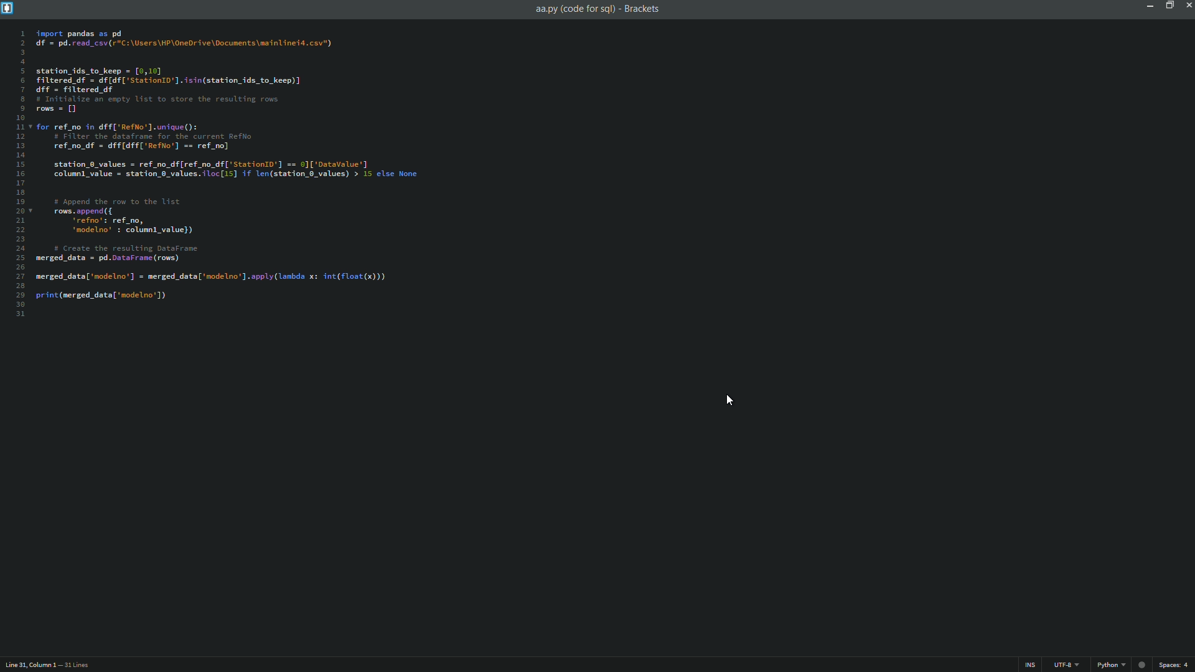 This screenshot has height=672, width=1195. I want to click on space, so click(1177, 666).